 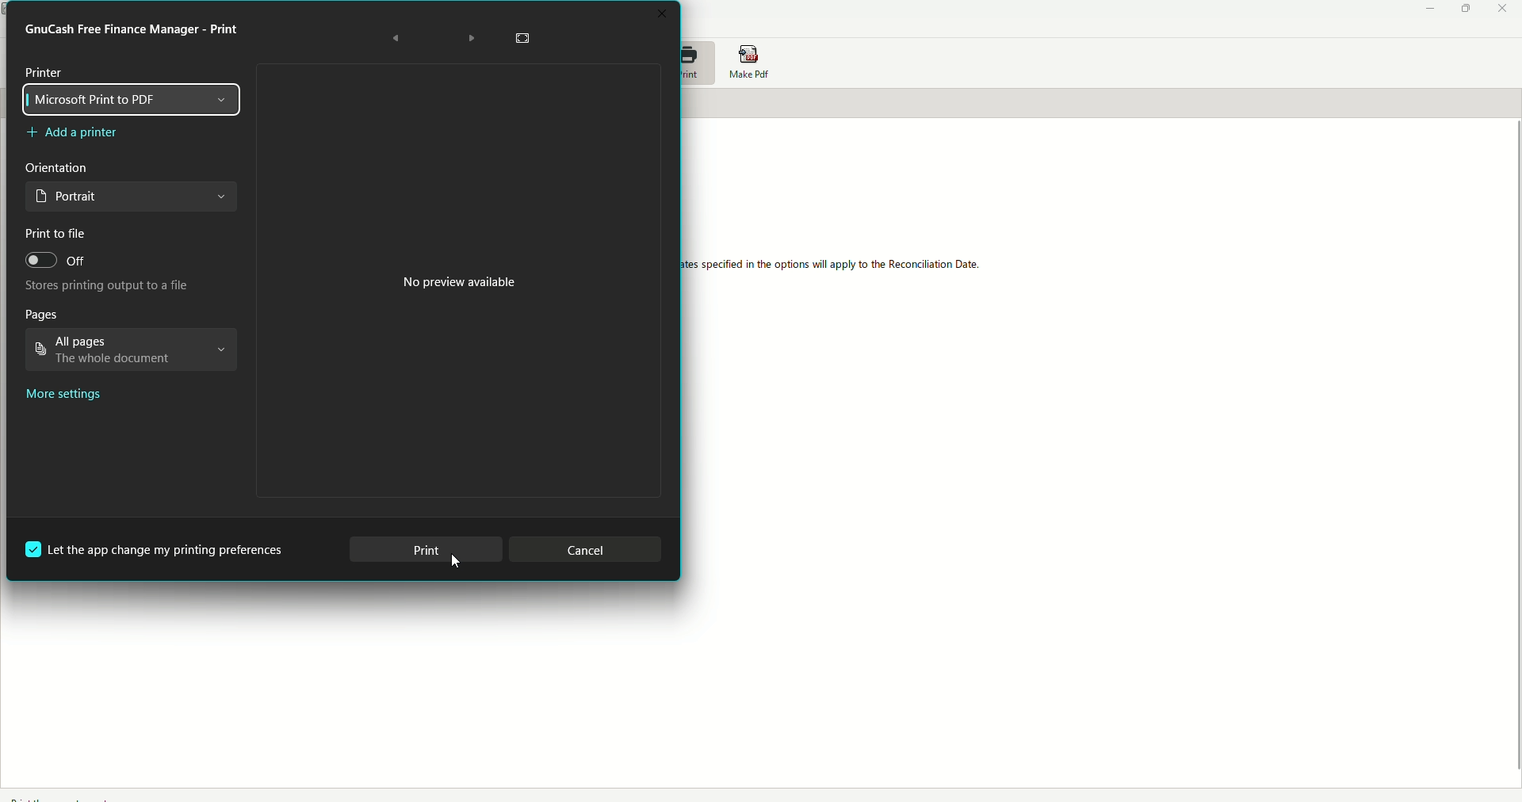 I want to click on Stores printing output to a file, so click(x=103, y=288).